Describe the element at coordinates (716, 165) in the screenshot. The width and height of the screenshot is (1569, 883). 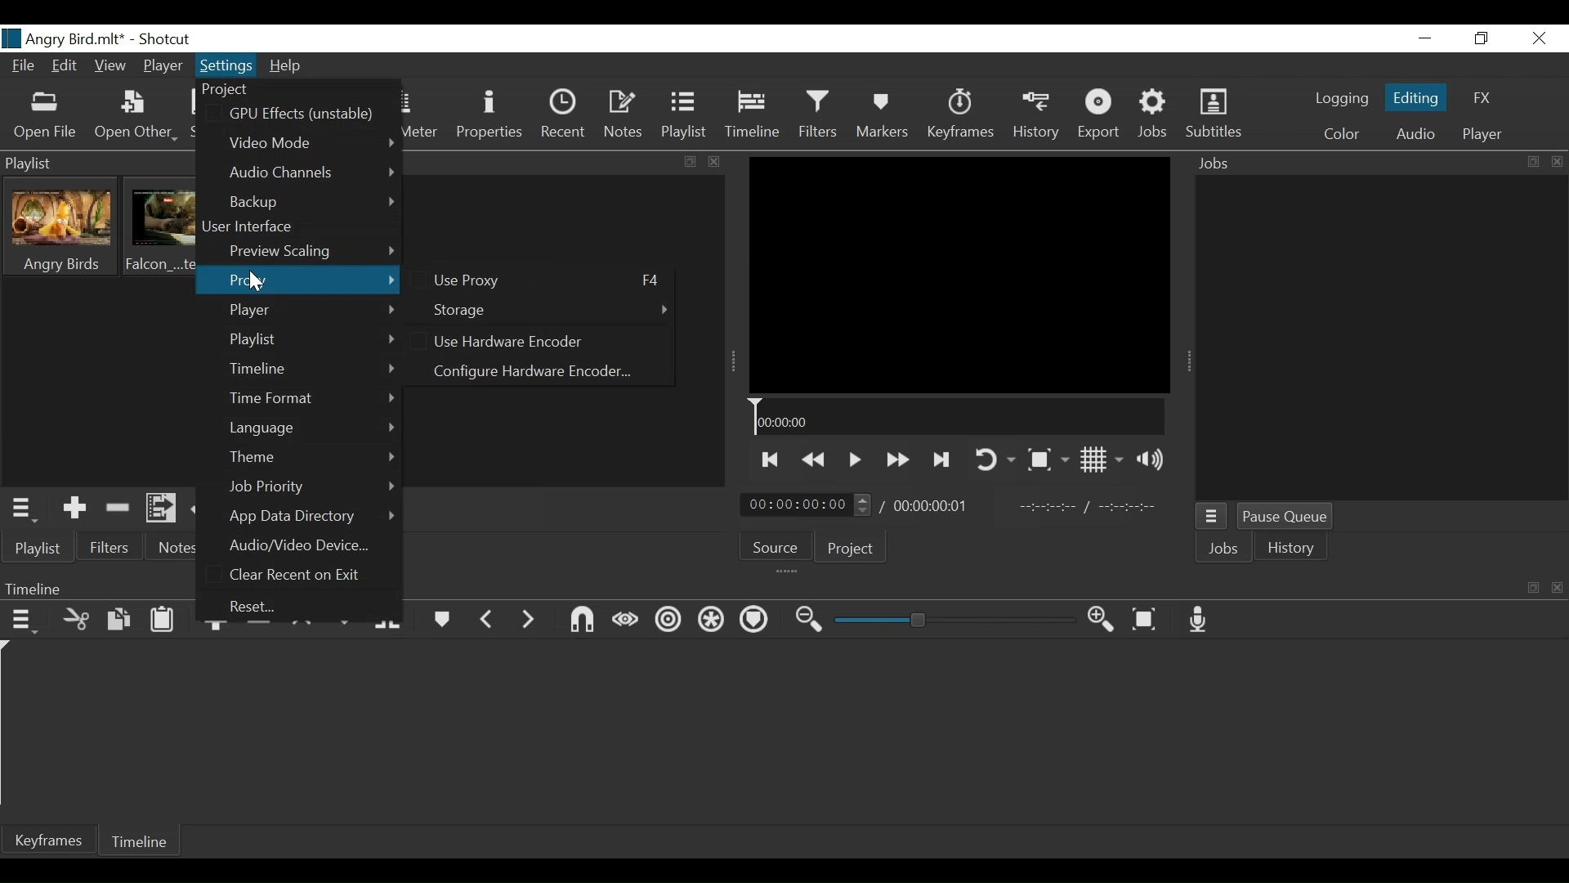
I see `close` at that location.